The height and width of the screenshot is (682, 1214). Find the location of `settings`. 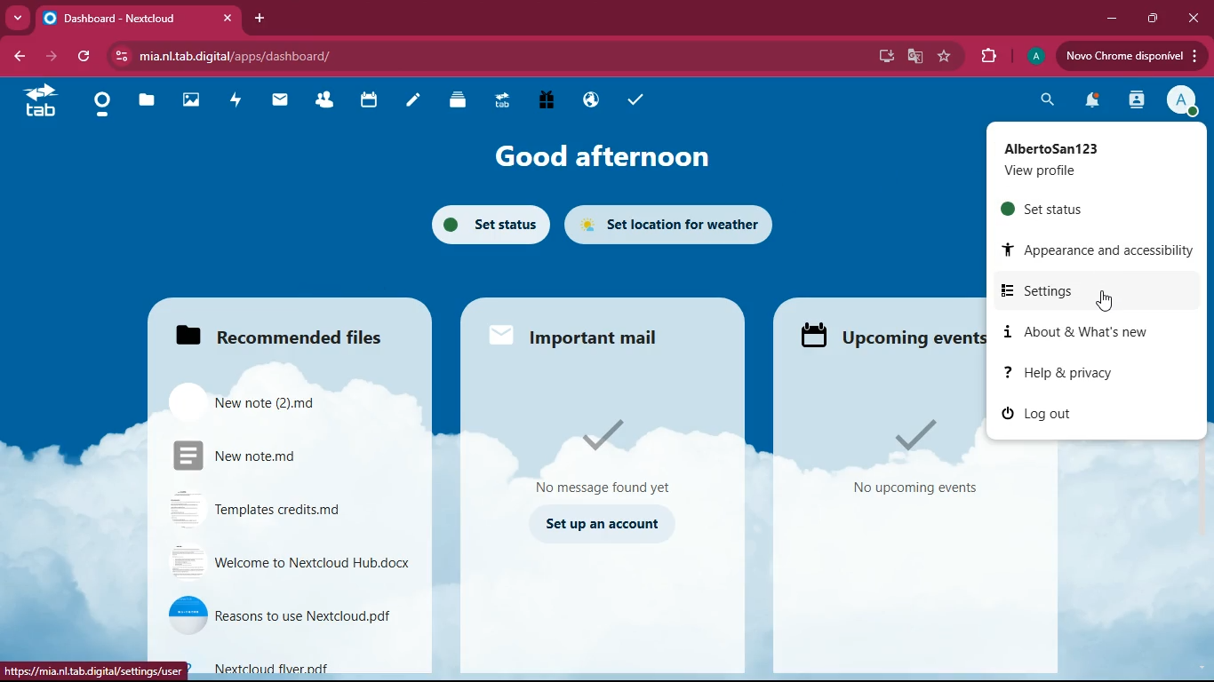

settings is located at coordinates (1082, 289).